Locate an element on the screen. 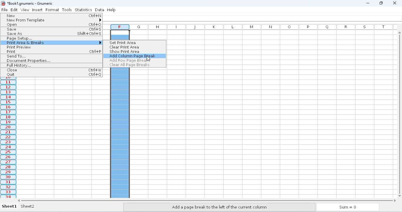 Image resolution: width=402 pixels, height=212 pixels. print area & breaks is located at coordinates (53, 43).